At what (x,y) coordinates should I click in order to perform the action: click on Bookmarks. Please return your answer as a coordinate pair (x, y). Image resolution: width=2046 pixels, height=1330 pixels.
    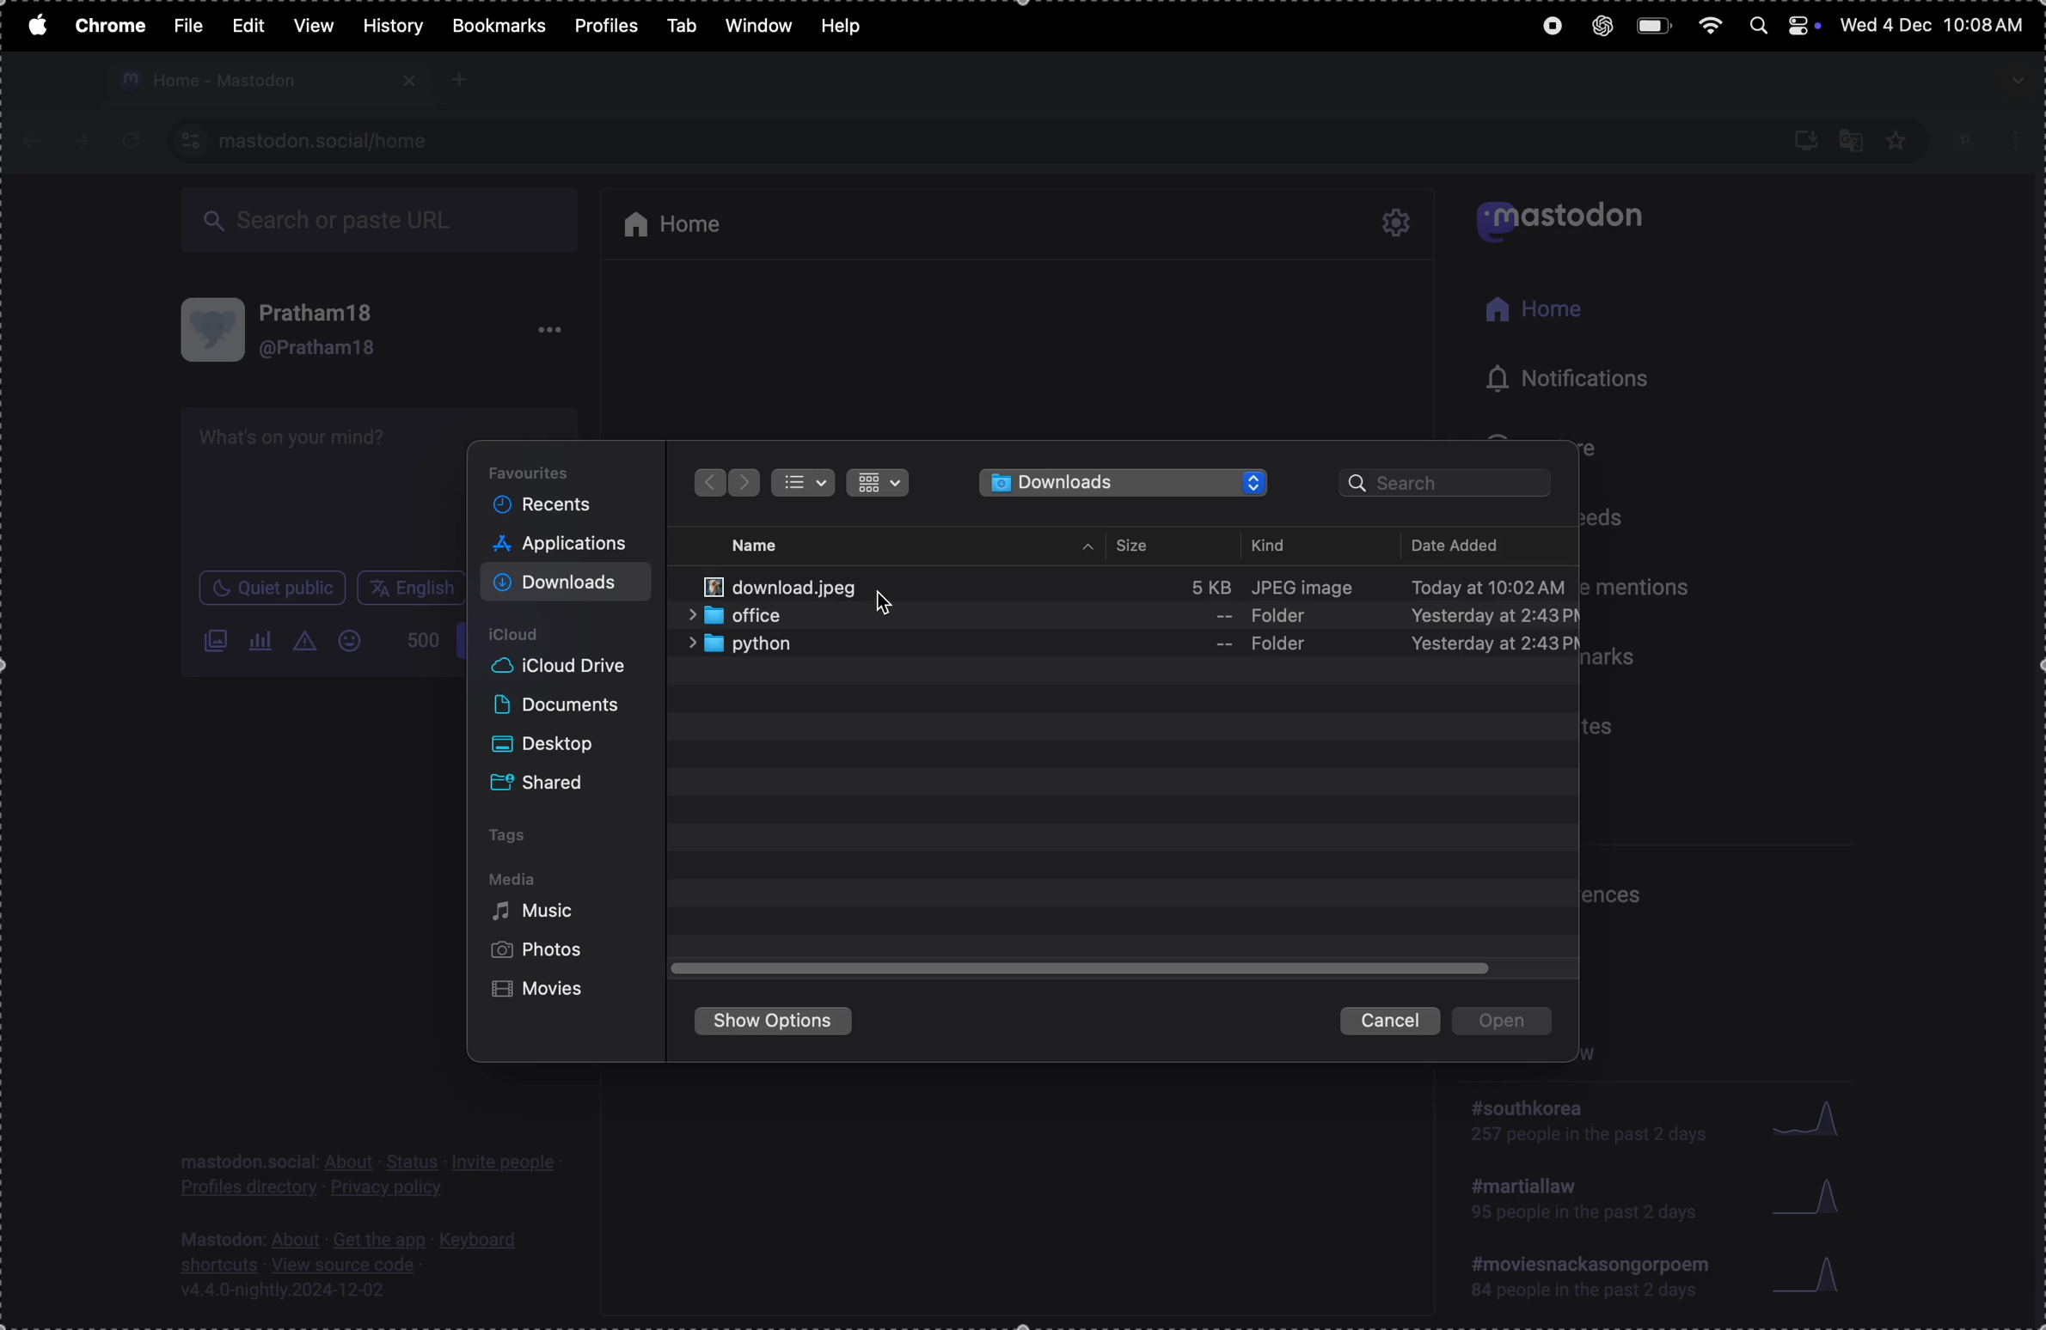
    Looking at the image, I should click on (498, 26).